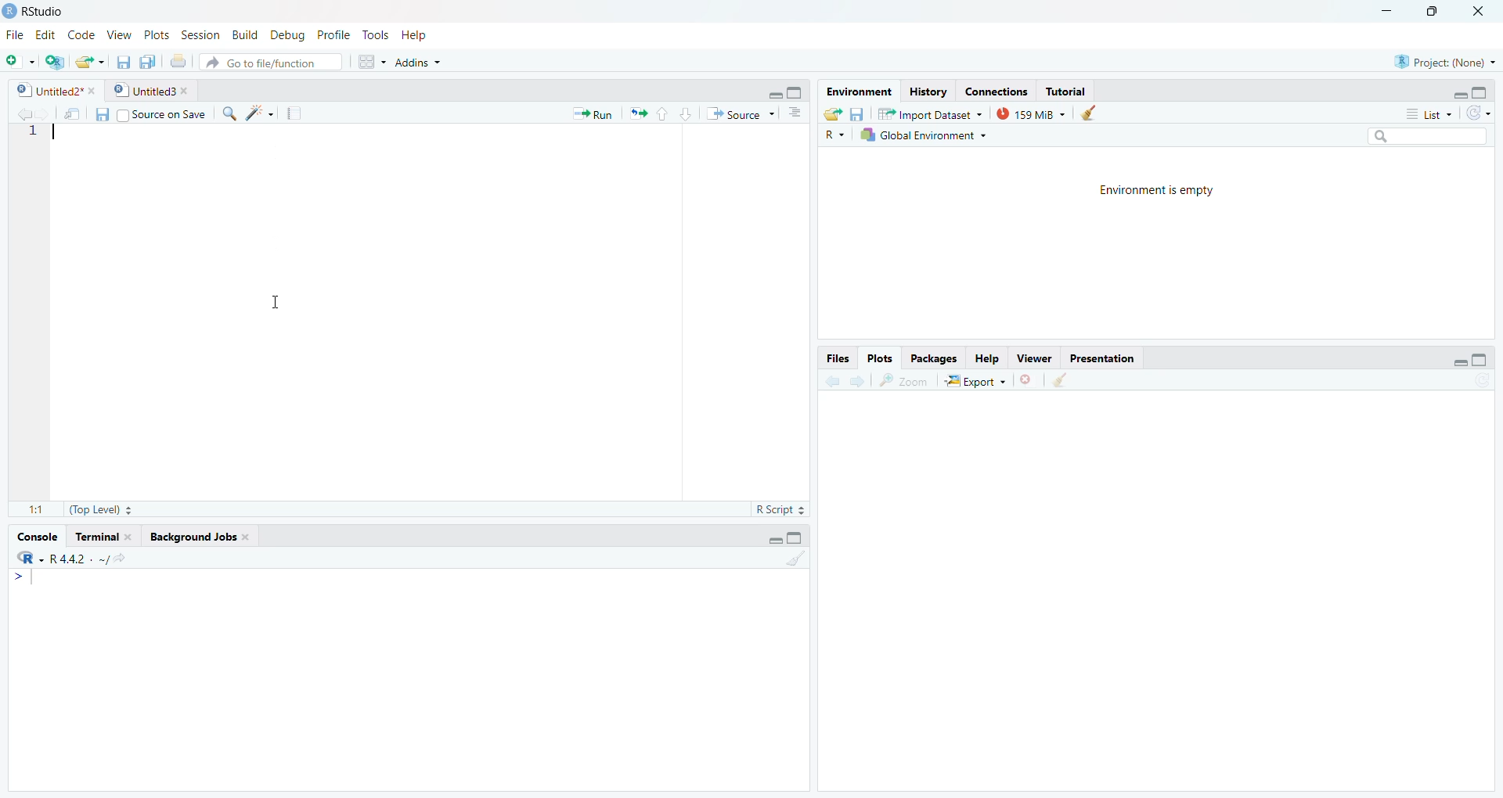  Describe the element at coordinates (243, 35) in the screenshot. I see `Build` at that location.